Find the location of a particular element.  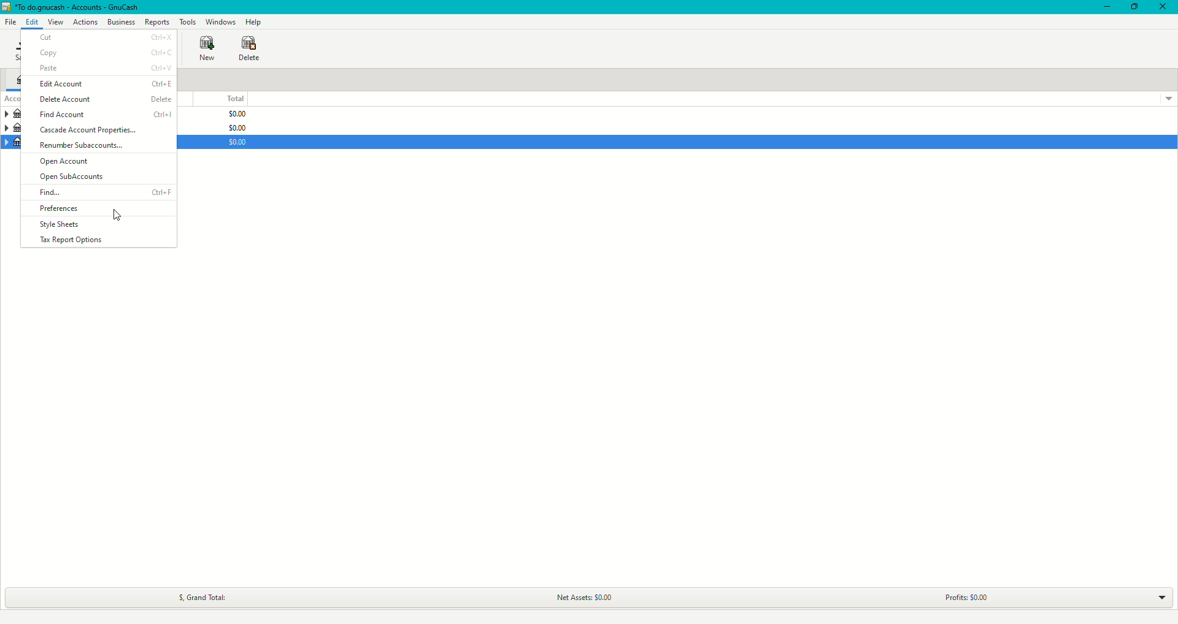

Open SubAccounts is located at coordinates (73, 177).